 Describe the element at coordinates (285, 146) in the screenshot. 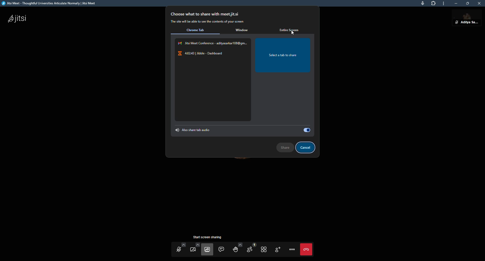

I see `share` at that location.